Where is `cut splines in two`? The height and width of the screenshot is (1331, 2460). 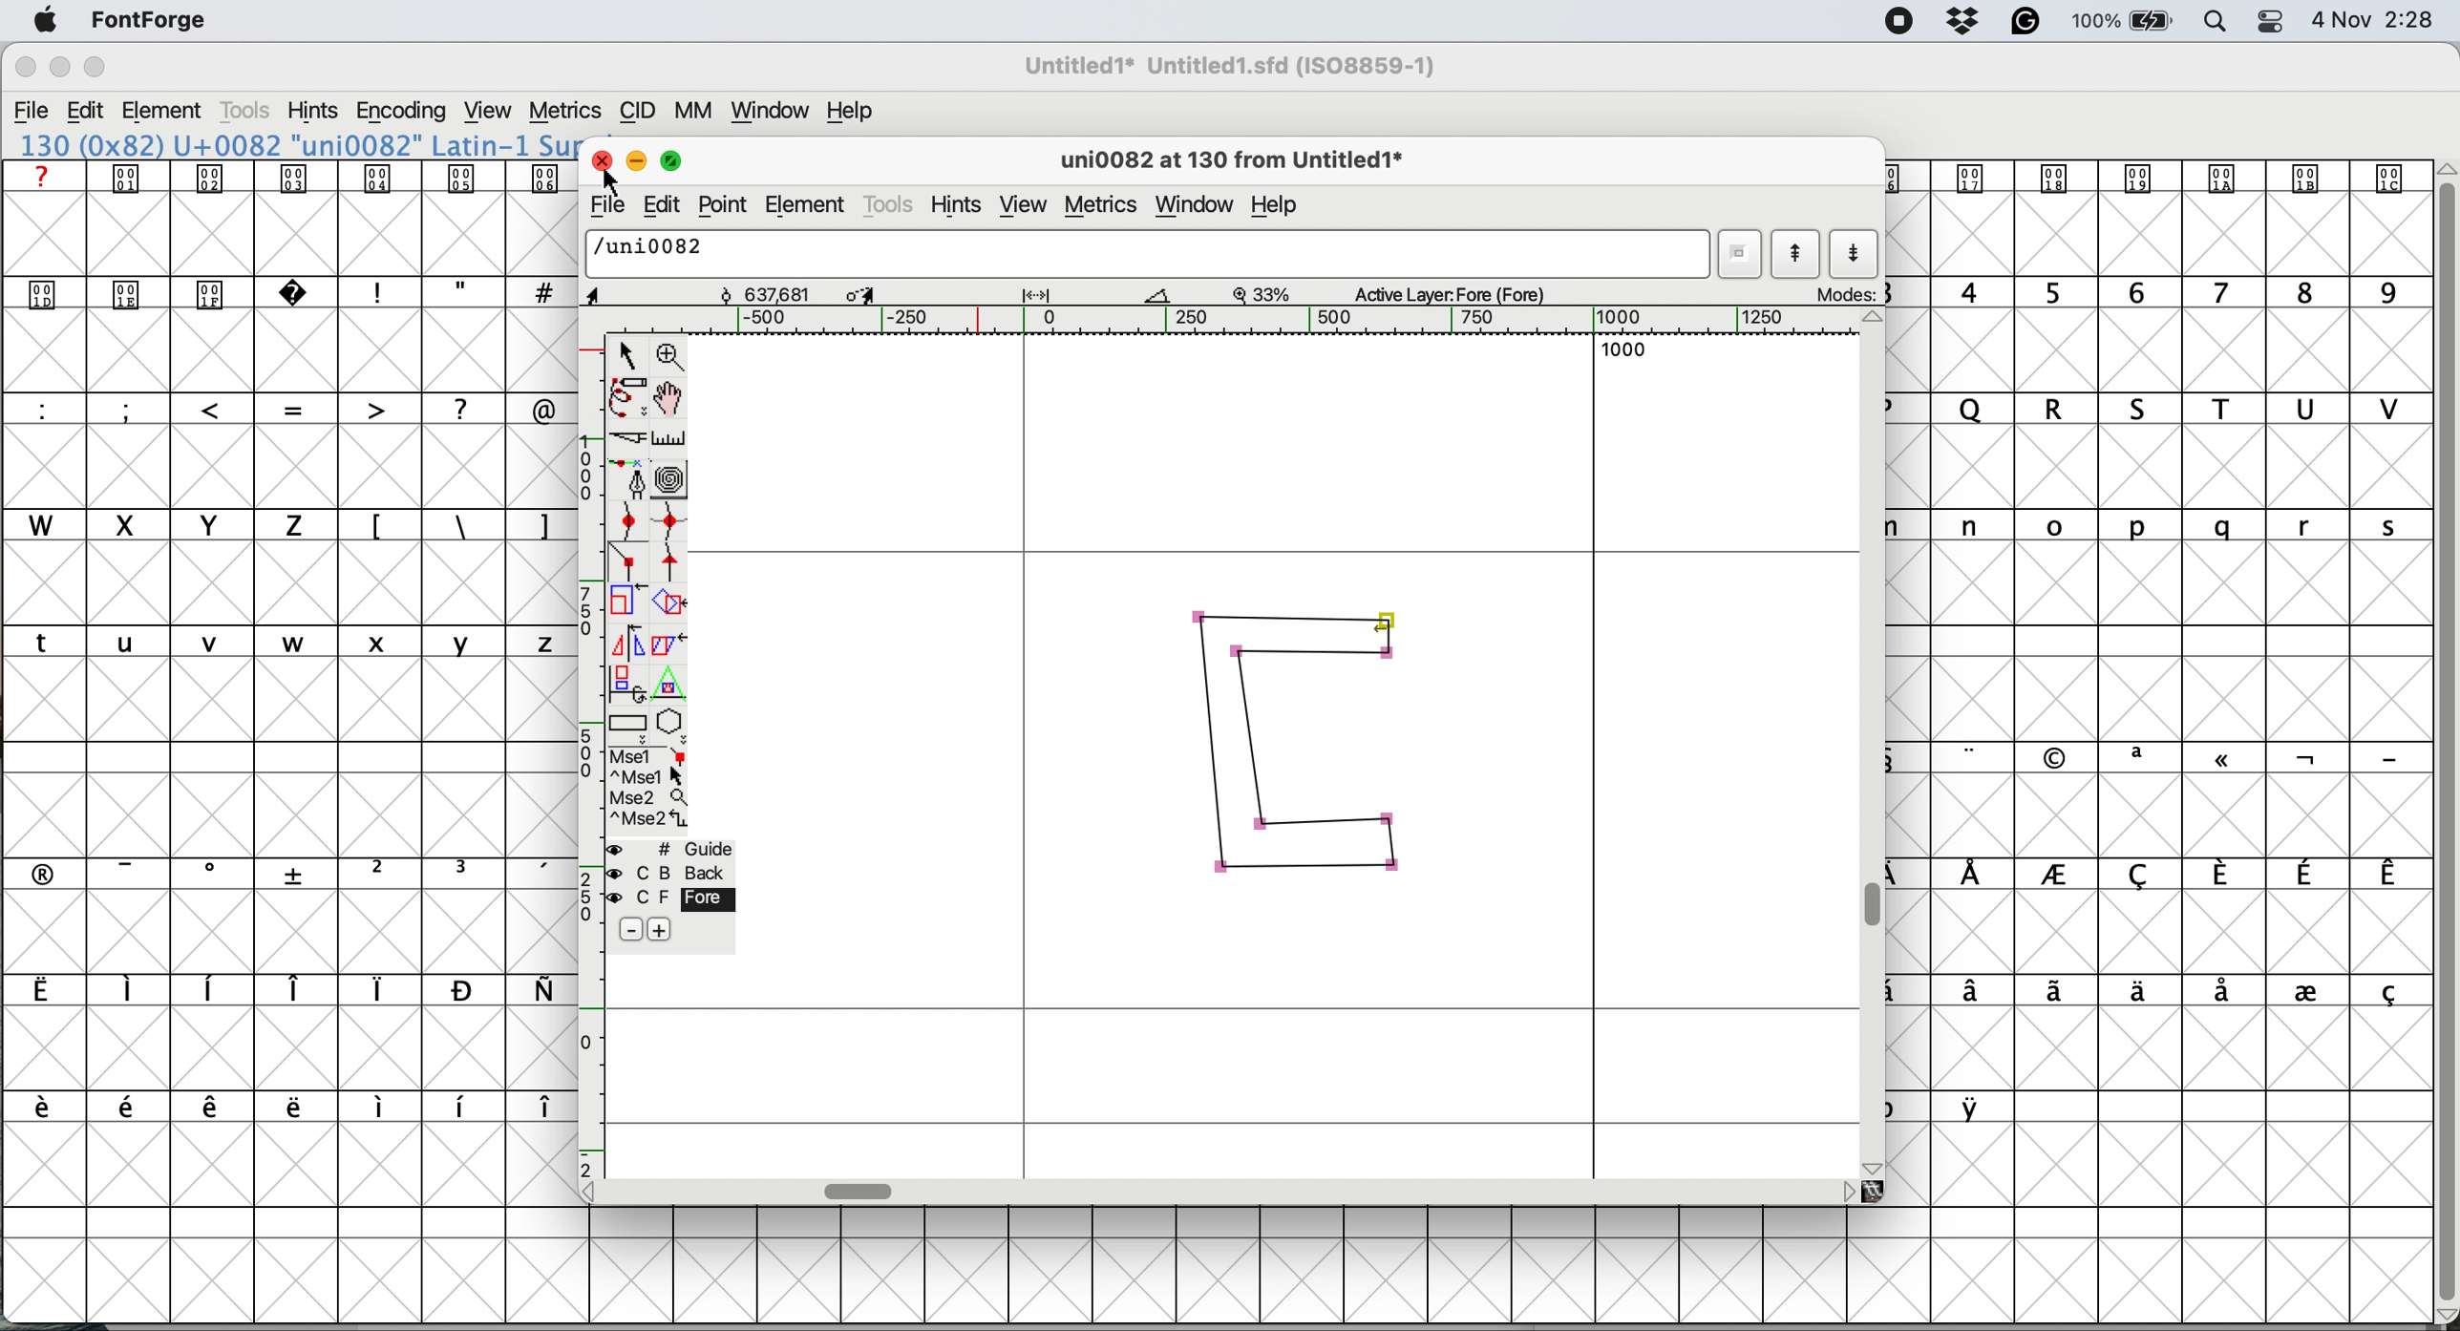 cut splines in two is located at coordinates (632, 438).